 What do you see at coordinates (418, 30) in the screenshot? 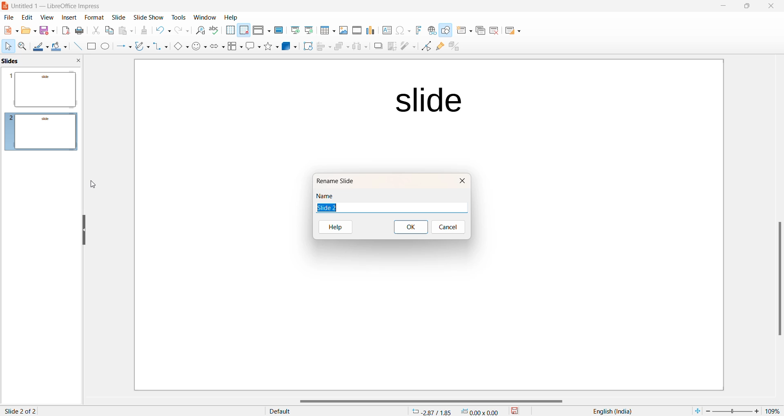
I see `Insert font work text` at bounding box center [418, 30].